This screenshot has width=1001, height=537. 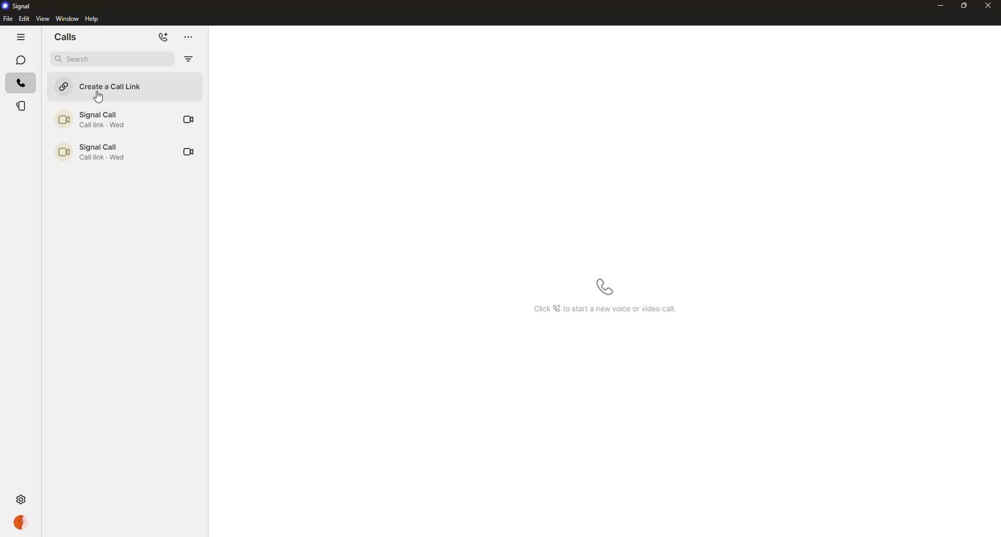 What do you see at coordinates (43, 18) in the screenshot?
I see `view` at bounding box center [43, 18].